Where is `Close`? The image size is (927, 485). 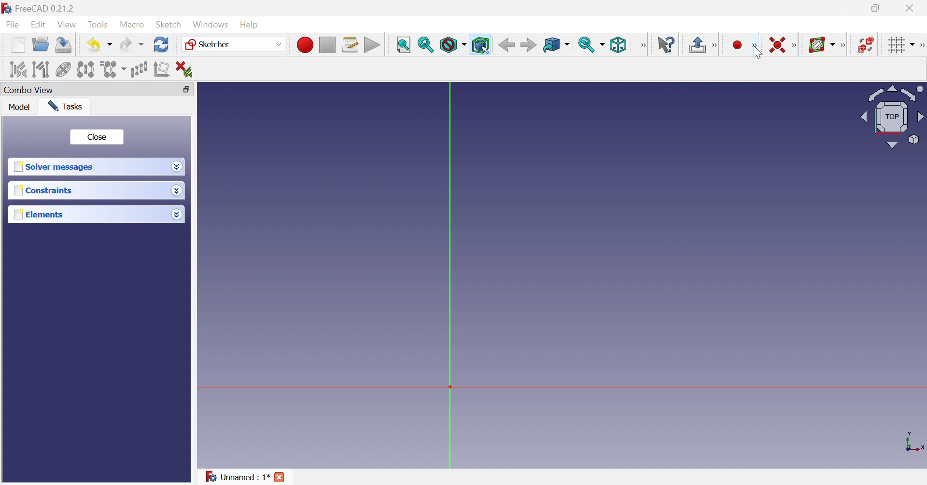
Close is located at coordinates (98, 137).